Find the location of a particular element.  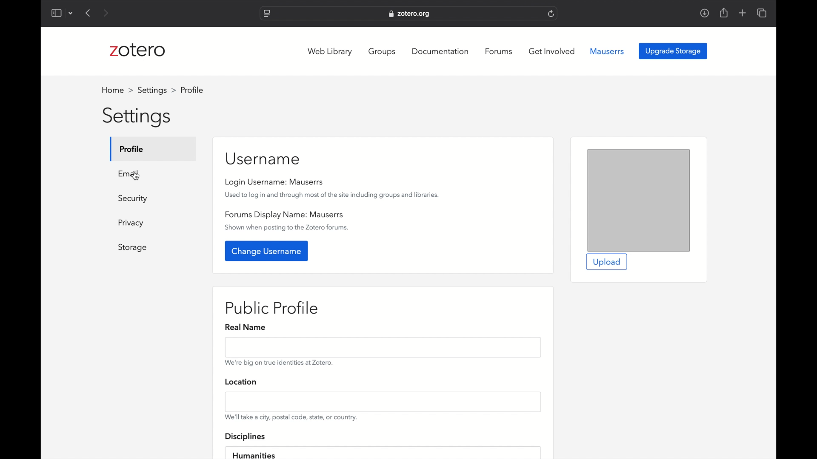

change username is located at coordinates (266, 251).